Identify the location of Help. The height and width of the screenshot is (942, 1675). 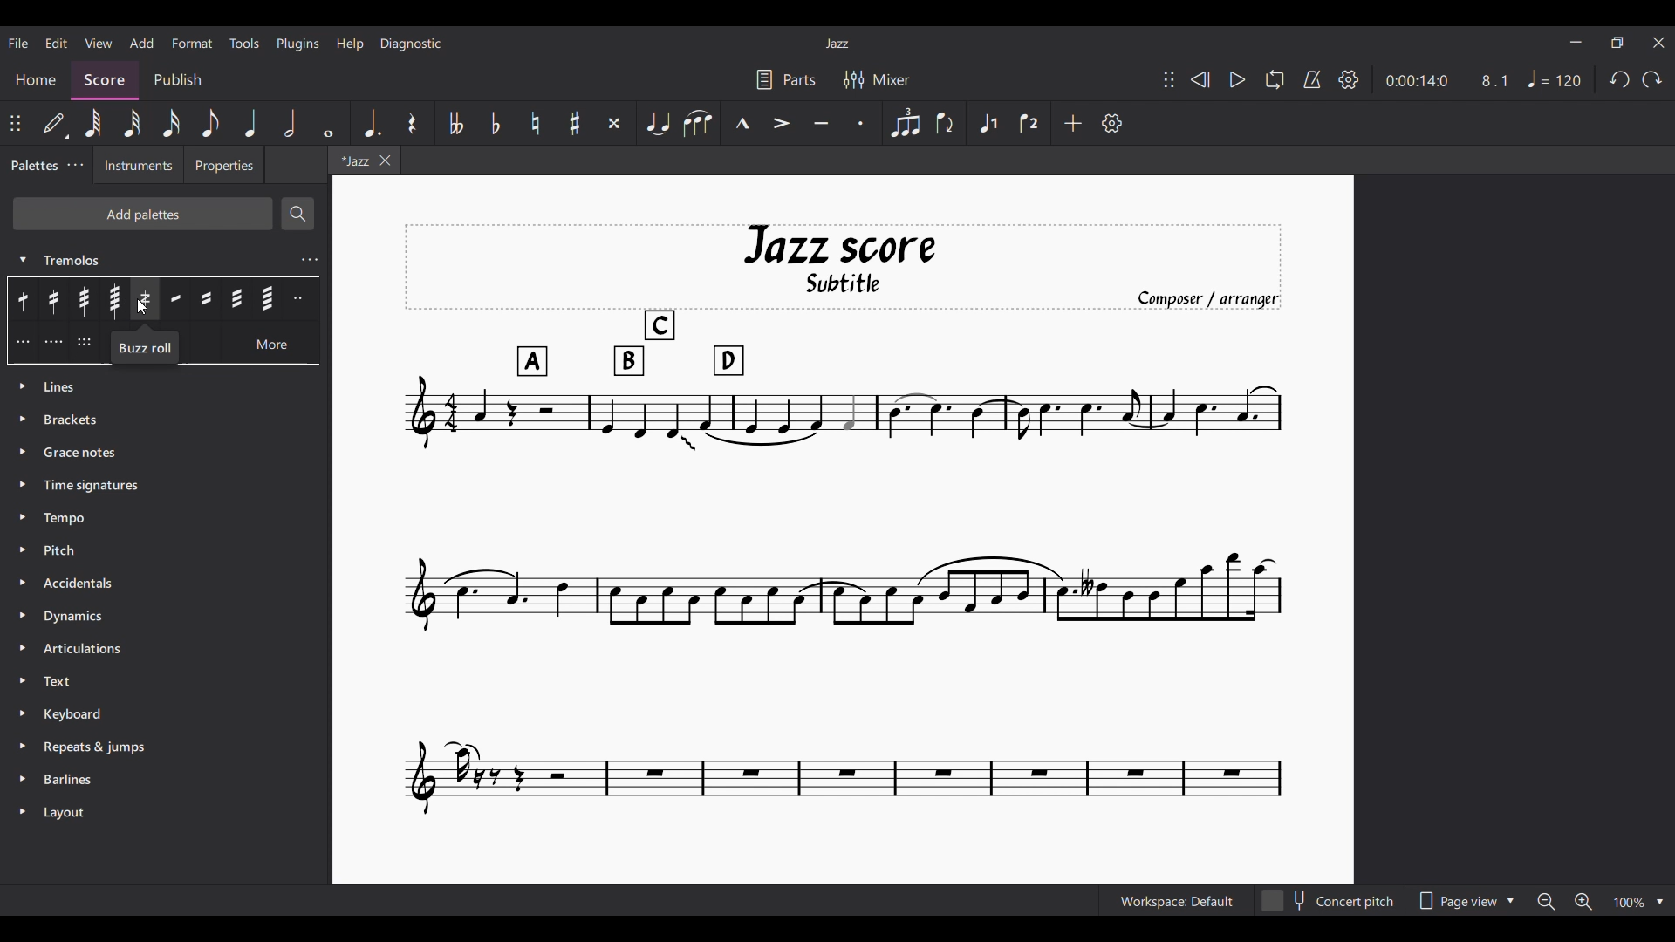
(351, 44).